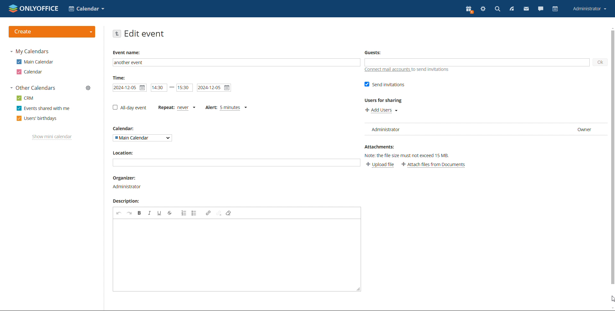 The height and width of the screenshot is (311, 615). Describe the element at coordinates (128, 186) in the screenshot. I see `Administrator` at that location.